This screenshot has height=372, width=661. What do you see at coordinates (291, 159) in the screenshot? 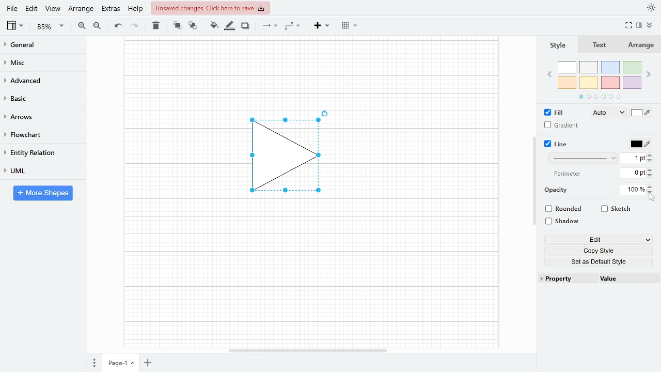
I see `Triangle` at bounding box center [291, 159].